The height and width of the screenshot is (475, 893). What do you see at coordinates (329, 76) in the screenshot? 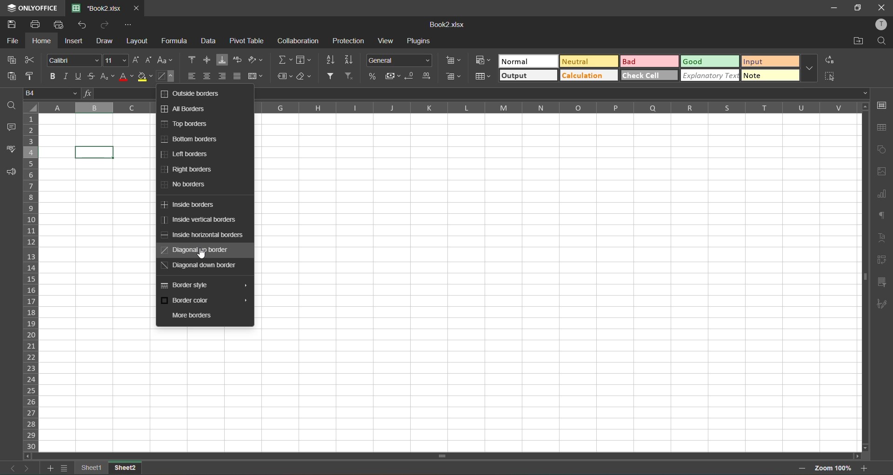
I see `filter` at bounding box center [329, 76].